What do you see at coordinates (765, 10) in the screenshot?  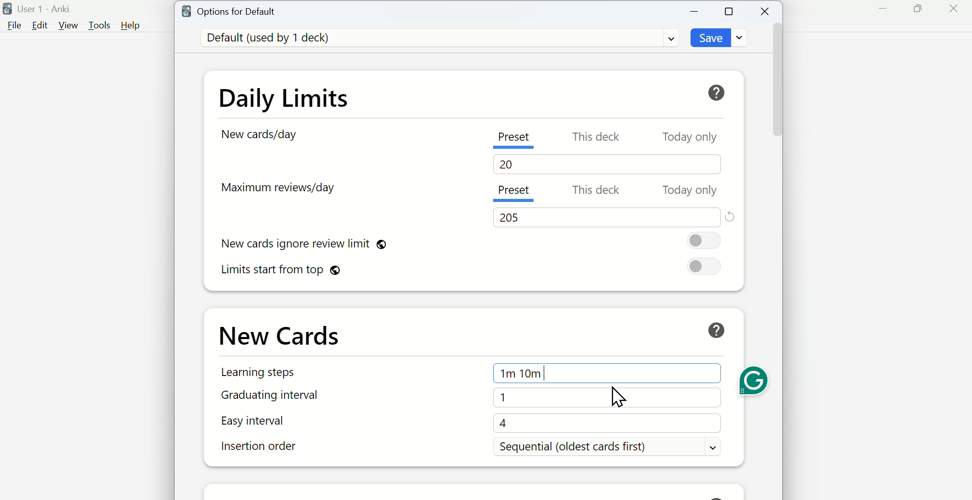 I see `Close` at bounding box center [765, 10].